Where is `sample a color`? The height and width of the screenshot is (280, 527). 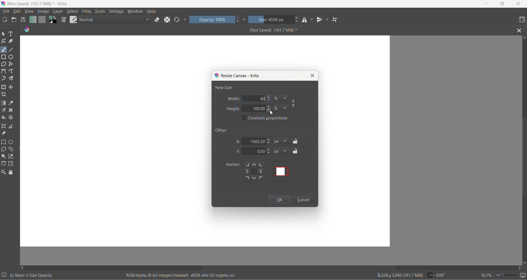 sample a color is located at coordinates (12, 103).